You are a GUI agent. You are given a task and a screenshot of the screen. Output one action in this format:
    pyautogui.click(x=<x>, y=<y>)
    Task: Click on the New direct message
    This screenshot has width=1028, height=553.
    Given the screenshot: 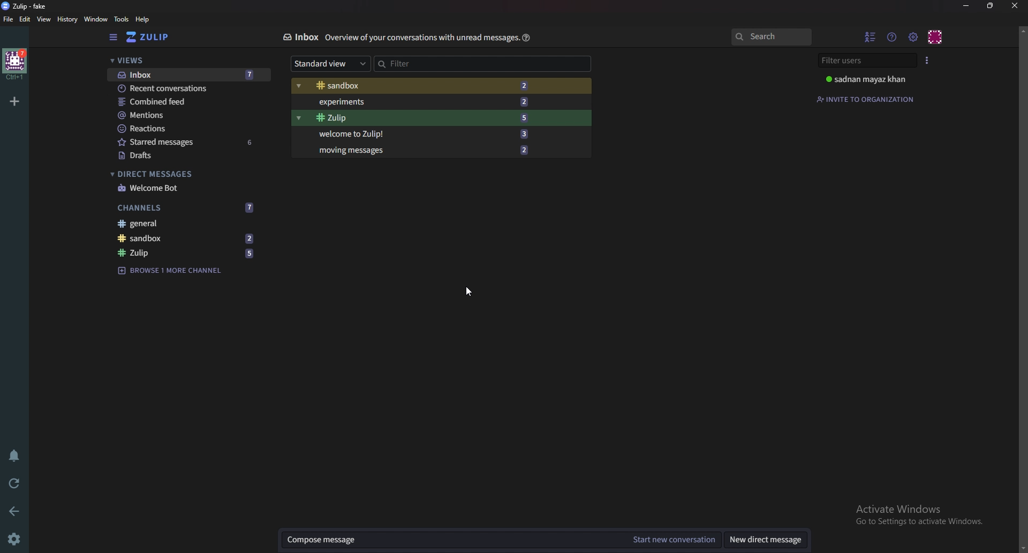 What is the action you would take?
    pyautogui.click(x=767, y=540)
    